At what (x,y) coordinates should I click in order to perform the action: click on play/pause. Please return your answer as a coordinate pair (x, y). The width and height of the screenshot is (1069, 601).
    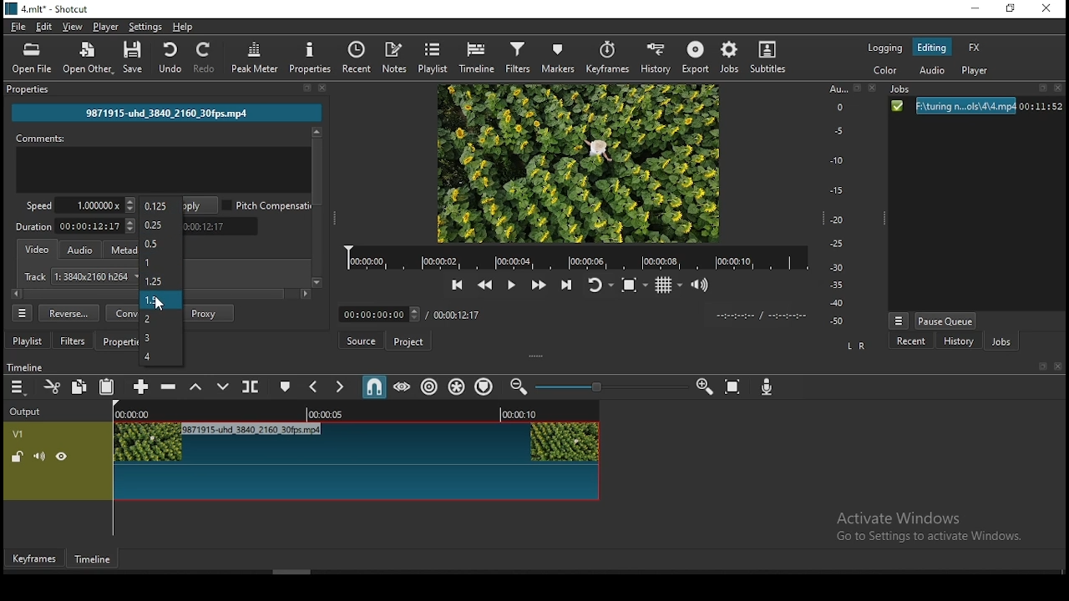
    Looking at the image, I should click on (510, 285).